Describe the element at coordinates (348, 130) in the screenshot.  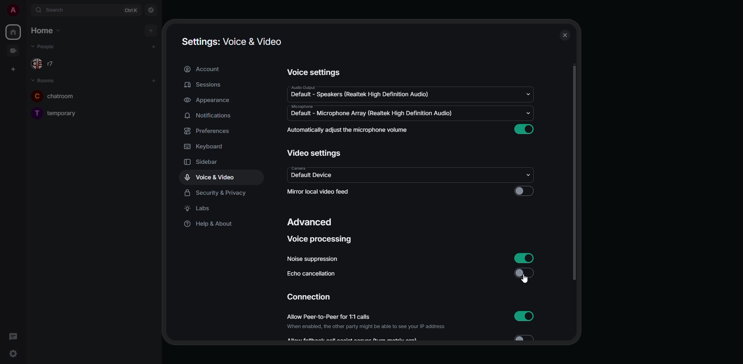
I see `automatically adjust mic volume` at that location.